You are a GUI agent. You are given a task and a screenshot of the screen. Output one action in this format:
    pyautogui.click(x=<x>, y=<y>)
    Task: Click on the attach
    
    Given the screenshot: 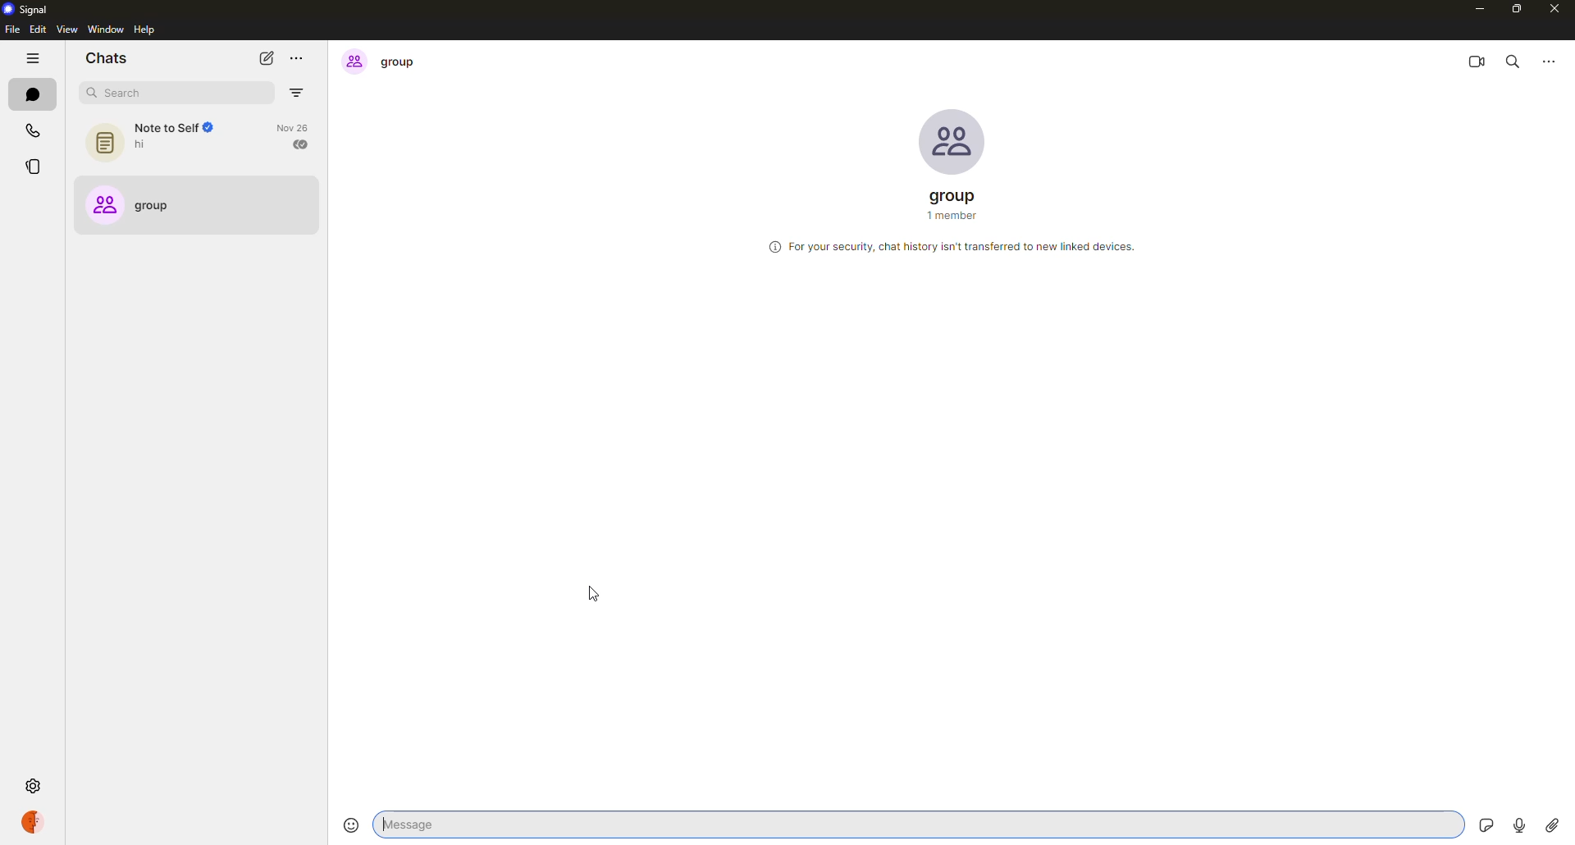 What is the action you would take?
    pyautogui.click(x=1551, y=826)
    